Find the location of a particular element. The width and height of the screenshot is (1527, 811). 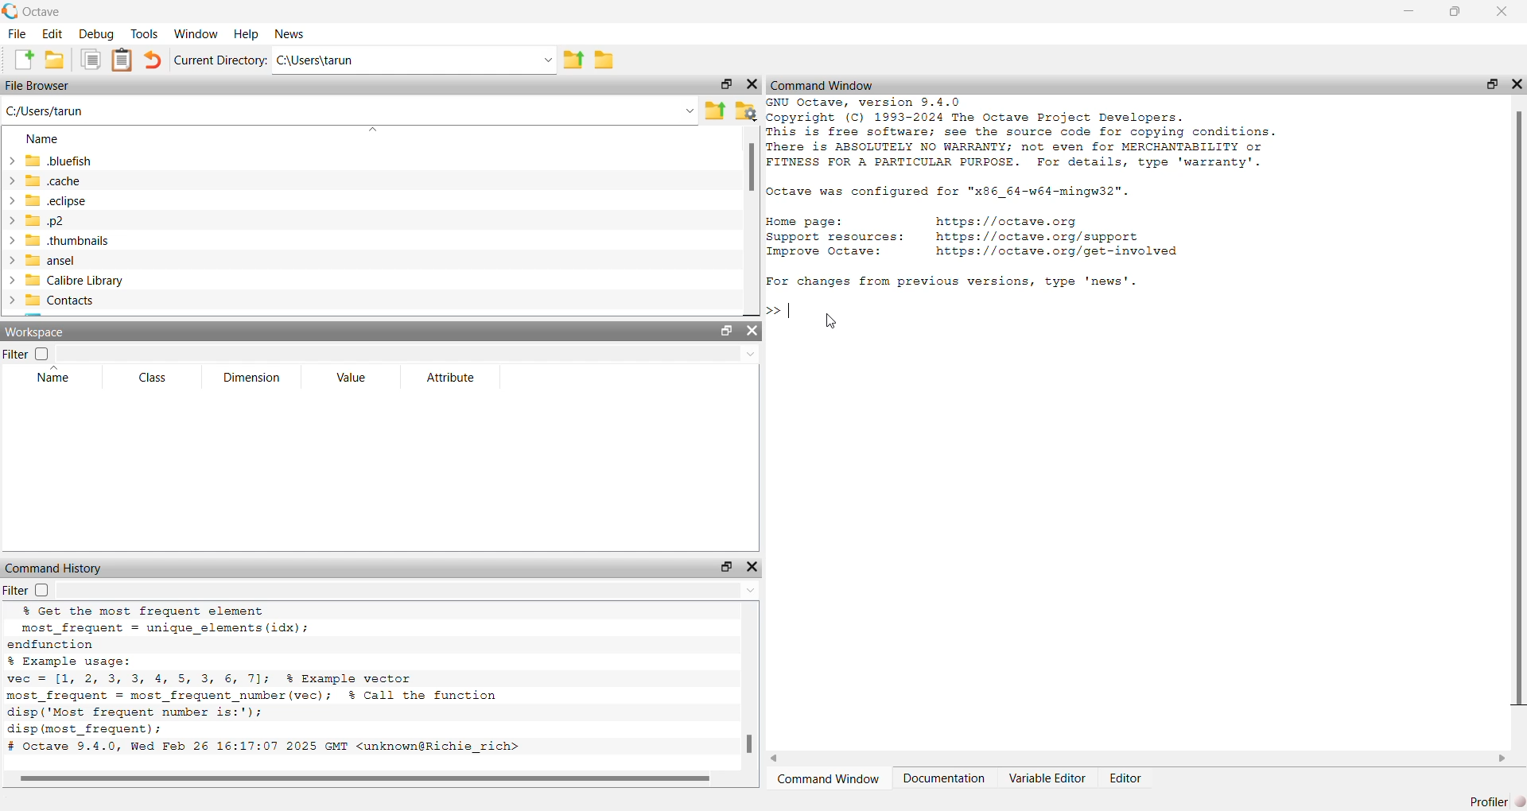

vertical scroll bar is located at coordinates (752, 222).